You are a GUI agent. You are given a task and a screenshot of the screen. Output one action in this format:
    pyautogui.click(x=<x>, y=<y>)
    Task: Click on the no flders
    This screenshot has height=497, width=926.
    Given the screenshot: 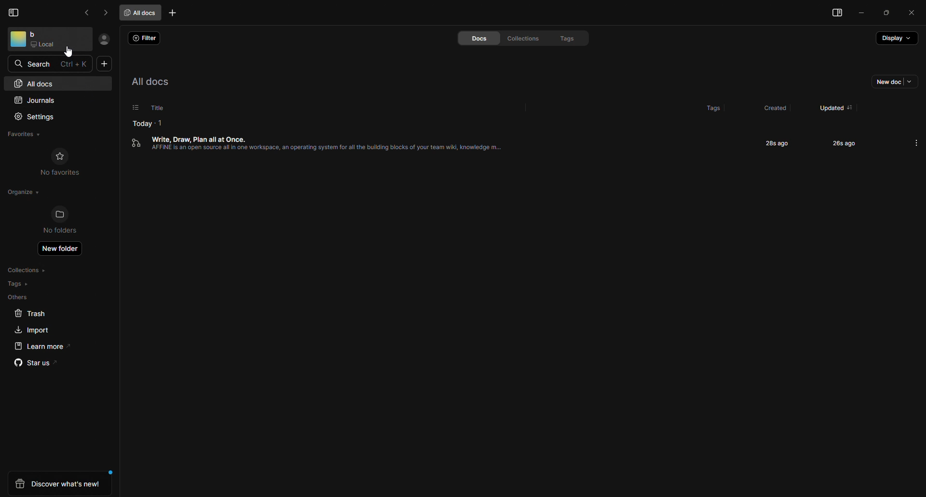 What is the action you would take?
    pyautogui.click(x=66, y=221)
    